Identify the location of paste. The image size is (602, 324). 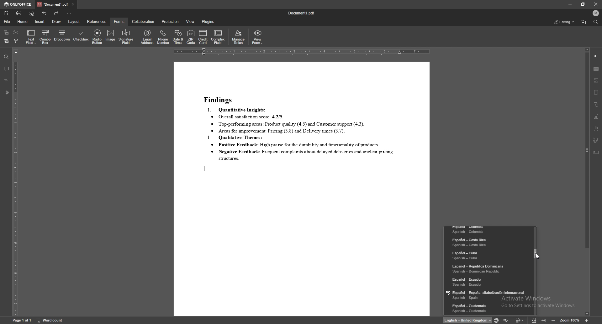
(6, 41).